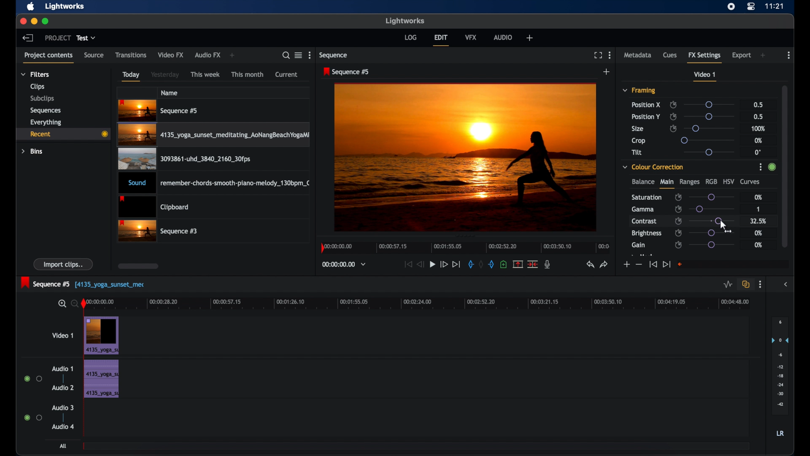 Image resolution: width=810 pixels, height=456 pixels. Describe the element at coordinates (750, 182) in the screenshot. I see `curves` at that location.